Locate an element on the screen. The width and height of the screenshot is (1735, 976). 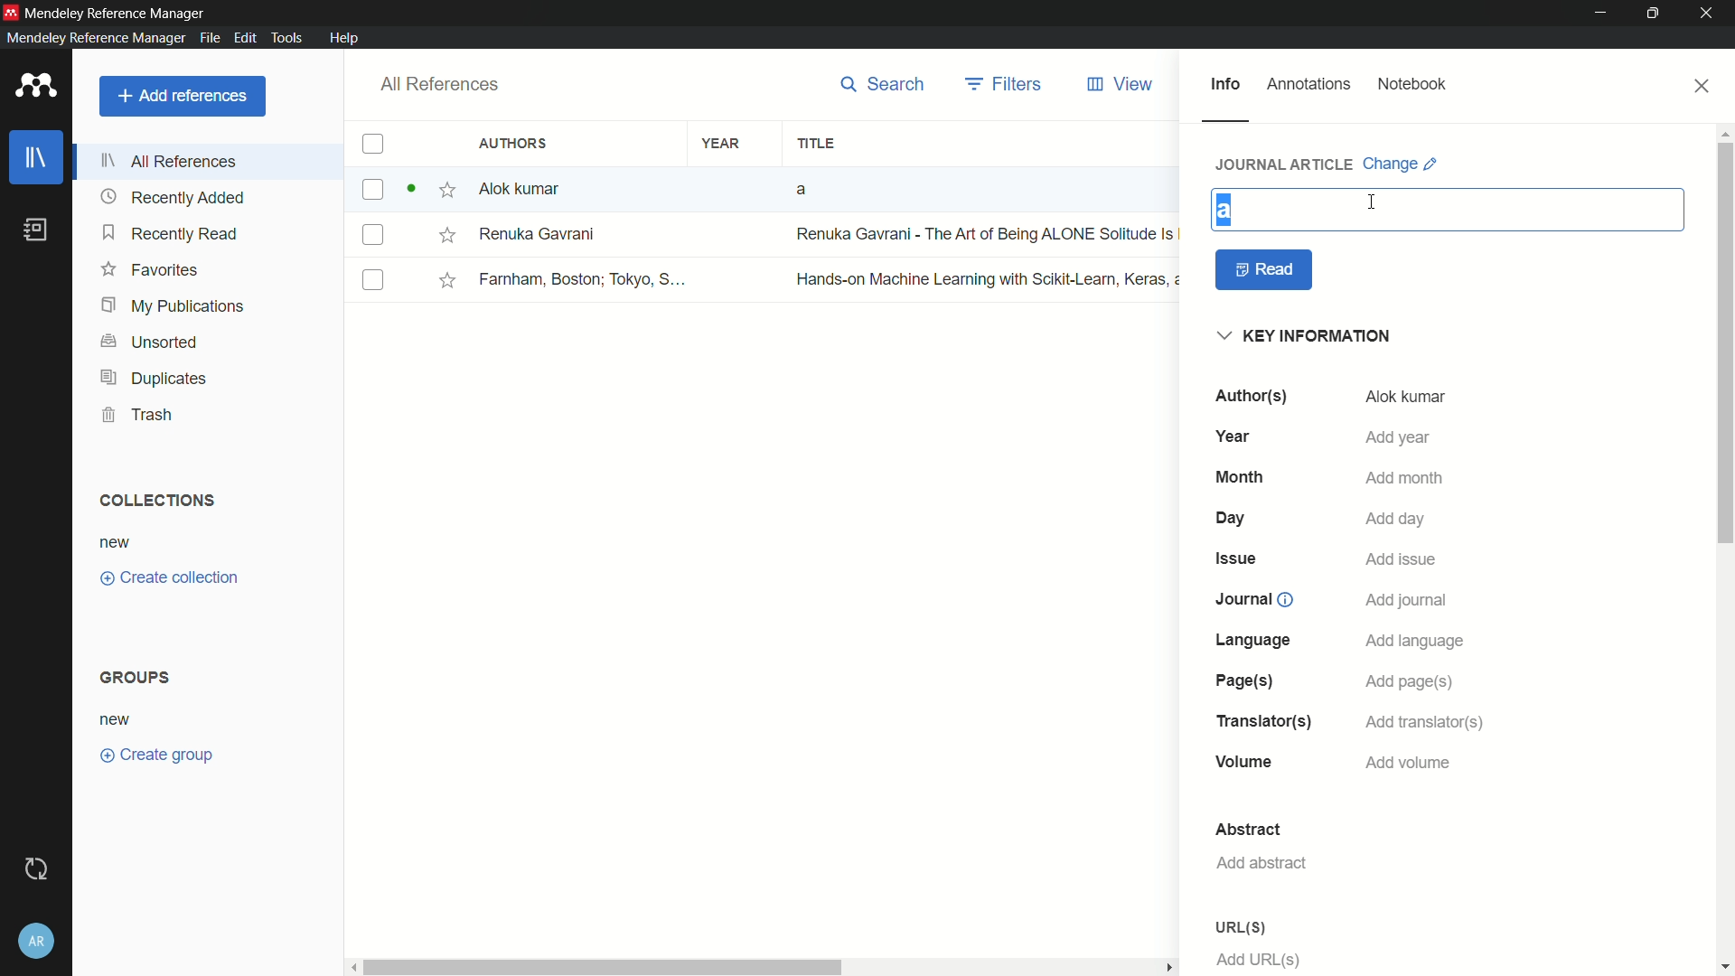
month is located at coordinates (1240, 477).